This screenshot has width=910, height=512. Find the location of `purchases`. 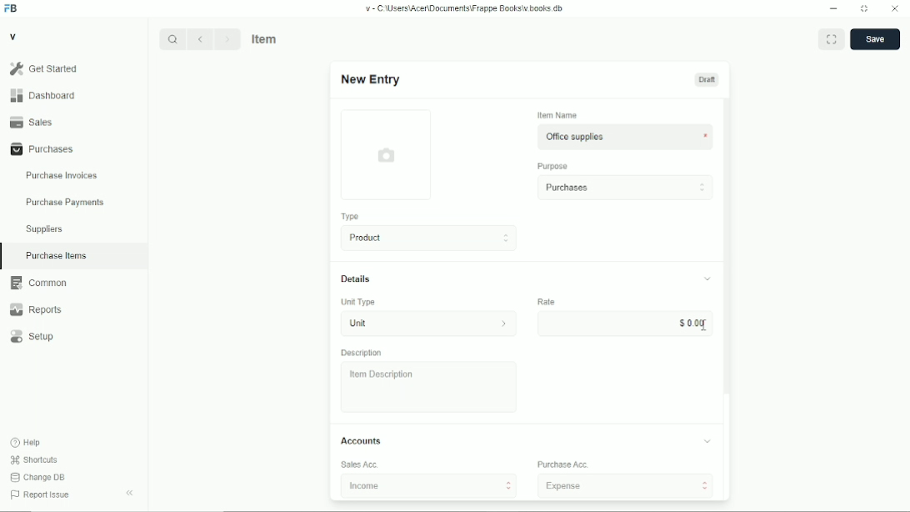

purchases is located at coordinates (625, 188).